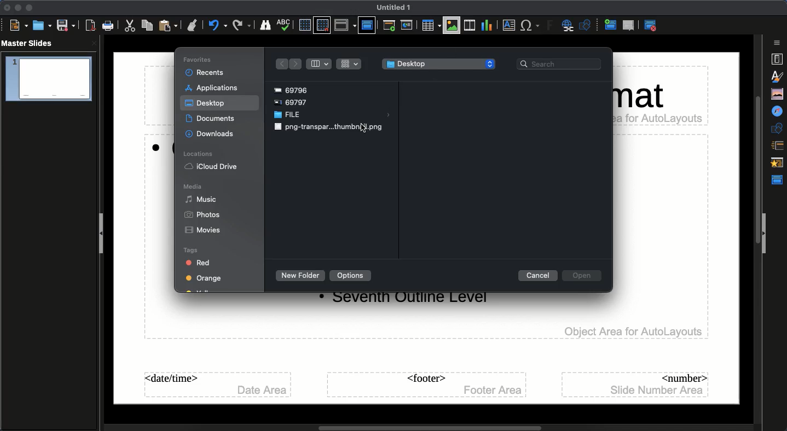 The width and height of the screenshot is (787, 431). What do you see at coordinates (430, 25) in the screenshot?
I see `Table` at bounding box center [430, 25].